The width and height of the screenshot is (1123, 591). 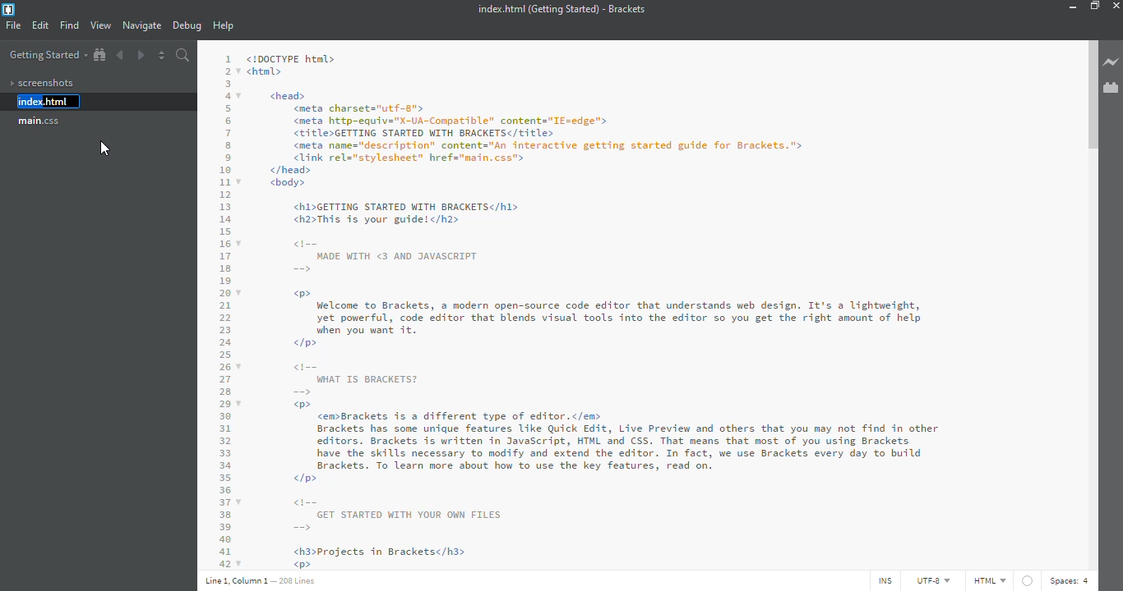 What do you see at coordinates (1111, 63) in the screenshot?
I see `live preview` at bounding box center [1111, 63].